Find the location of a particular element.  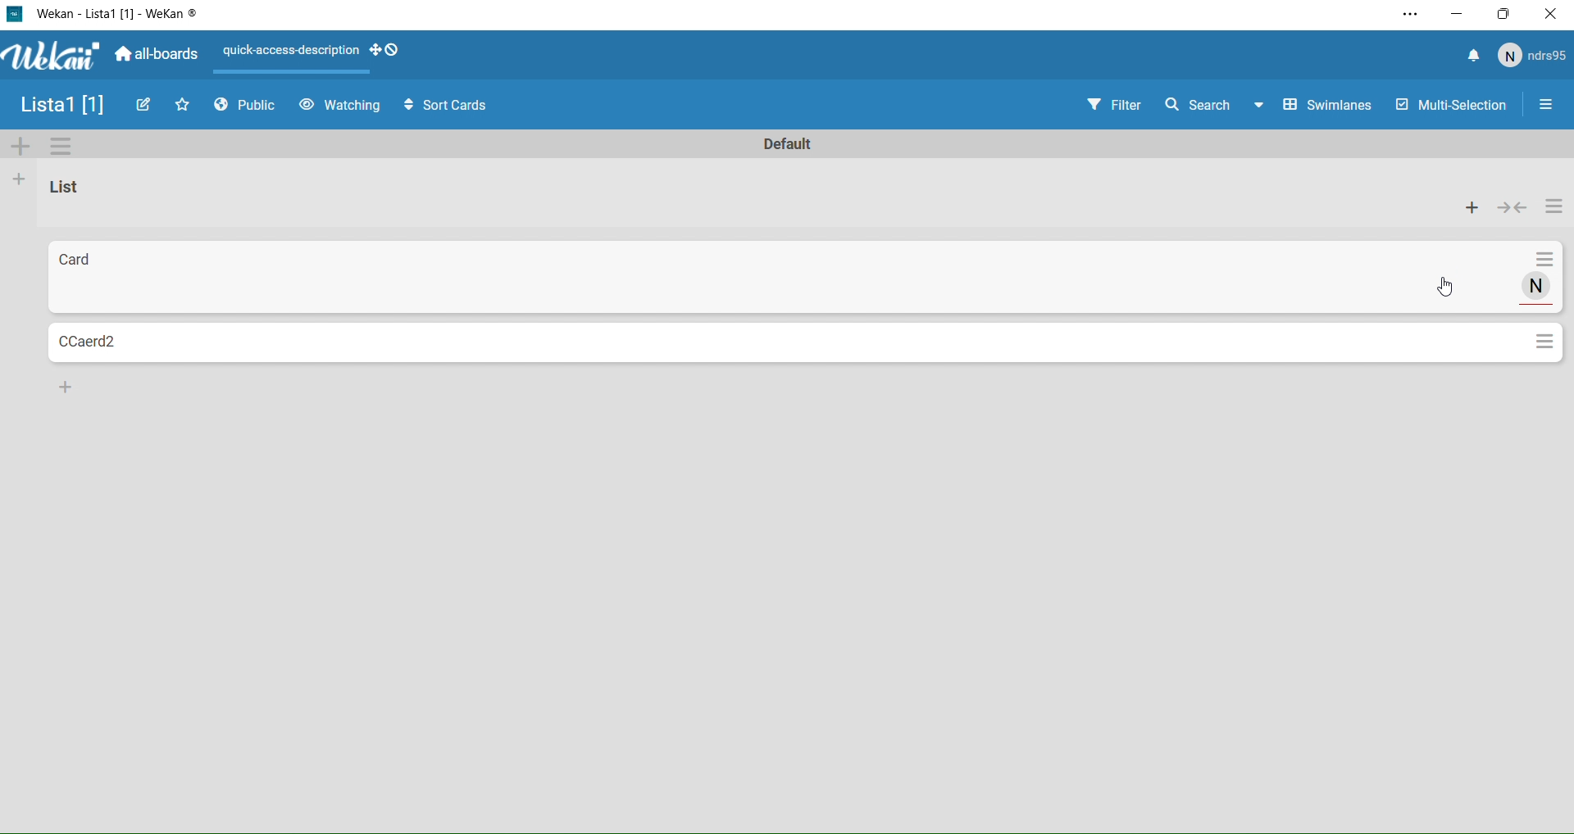

Layout Actions is located at coordinates (286, 56).